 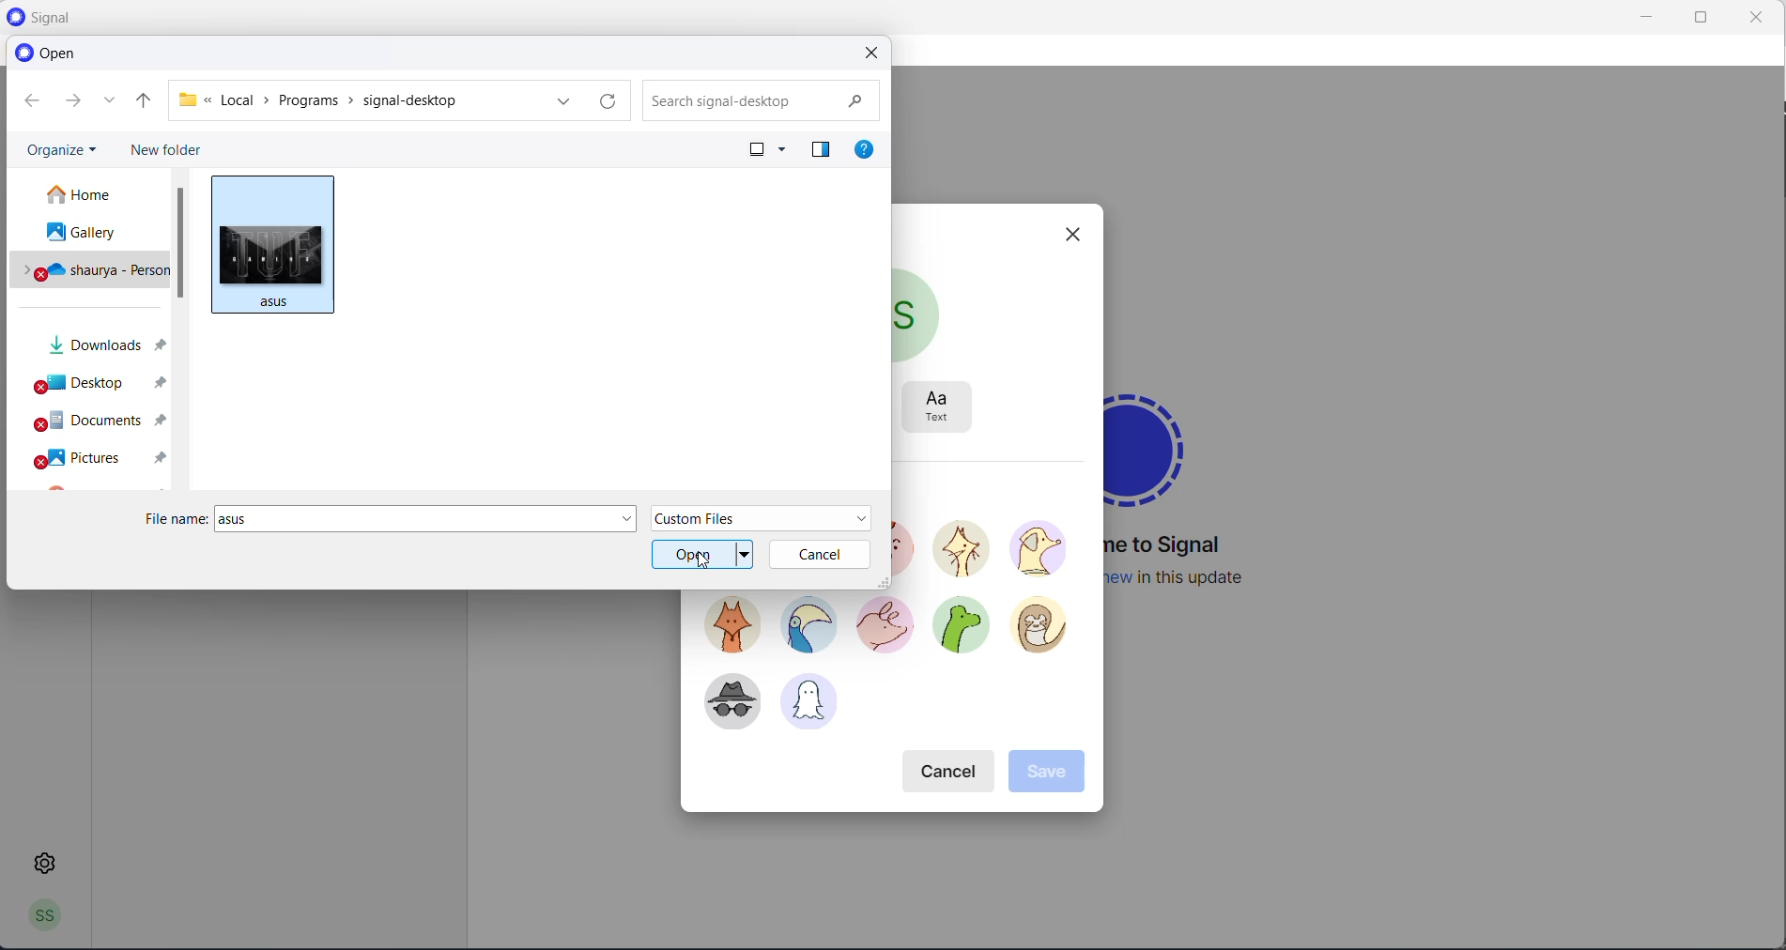 I want to click on avatar, so click(x=968, y=552).